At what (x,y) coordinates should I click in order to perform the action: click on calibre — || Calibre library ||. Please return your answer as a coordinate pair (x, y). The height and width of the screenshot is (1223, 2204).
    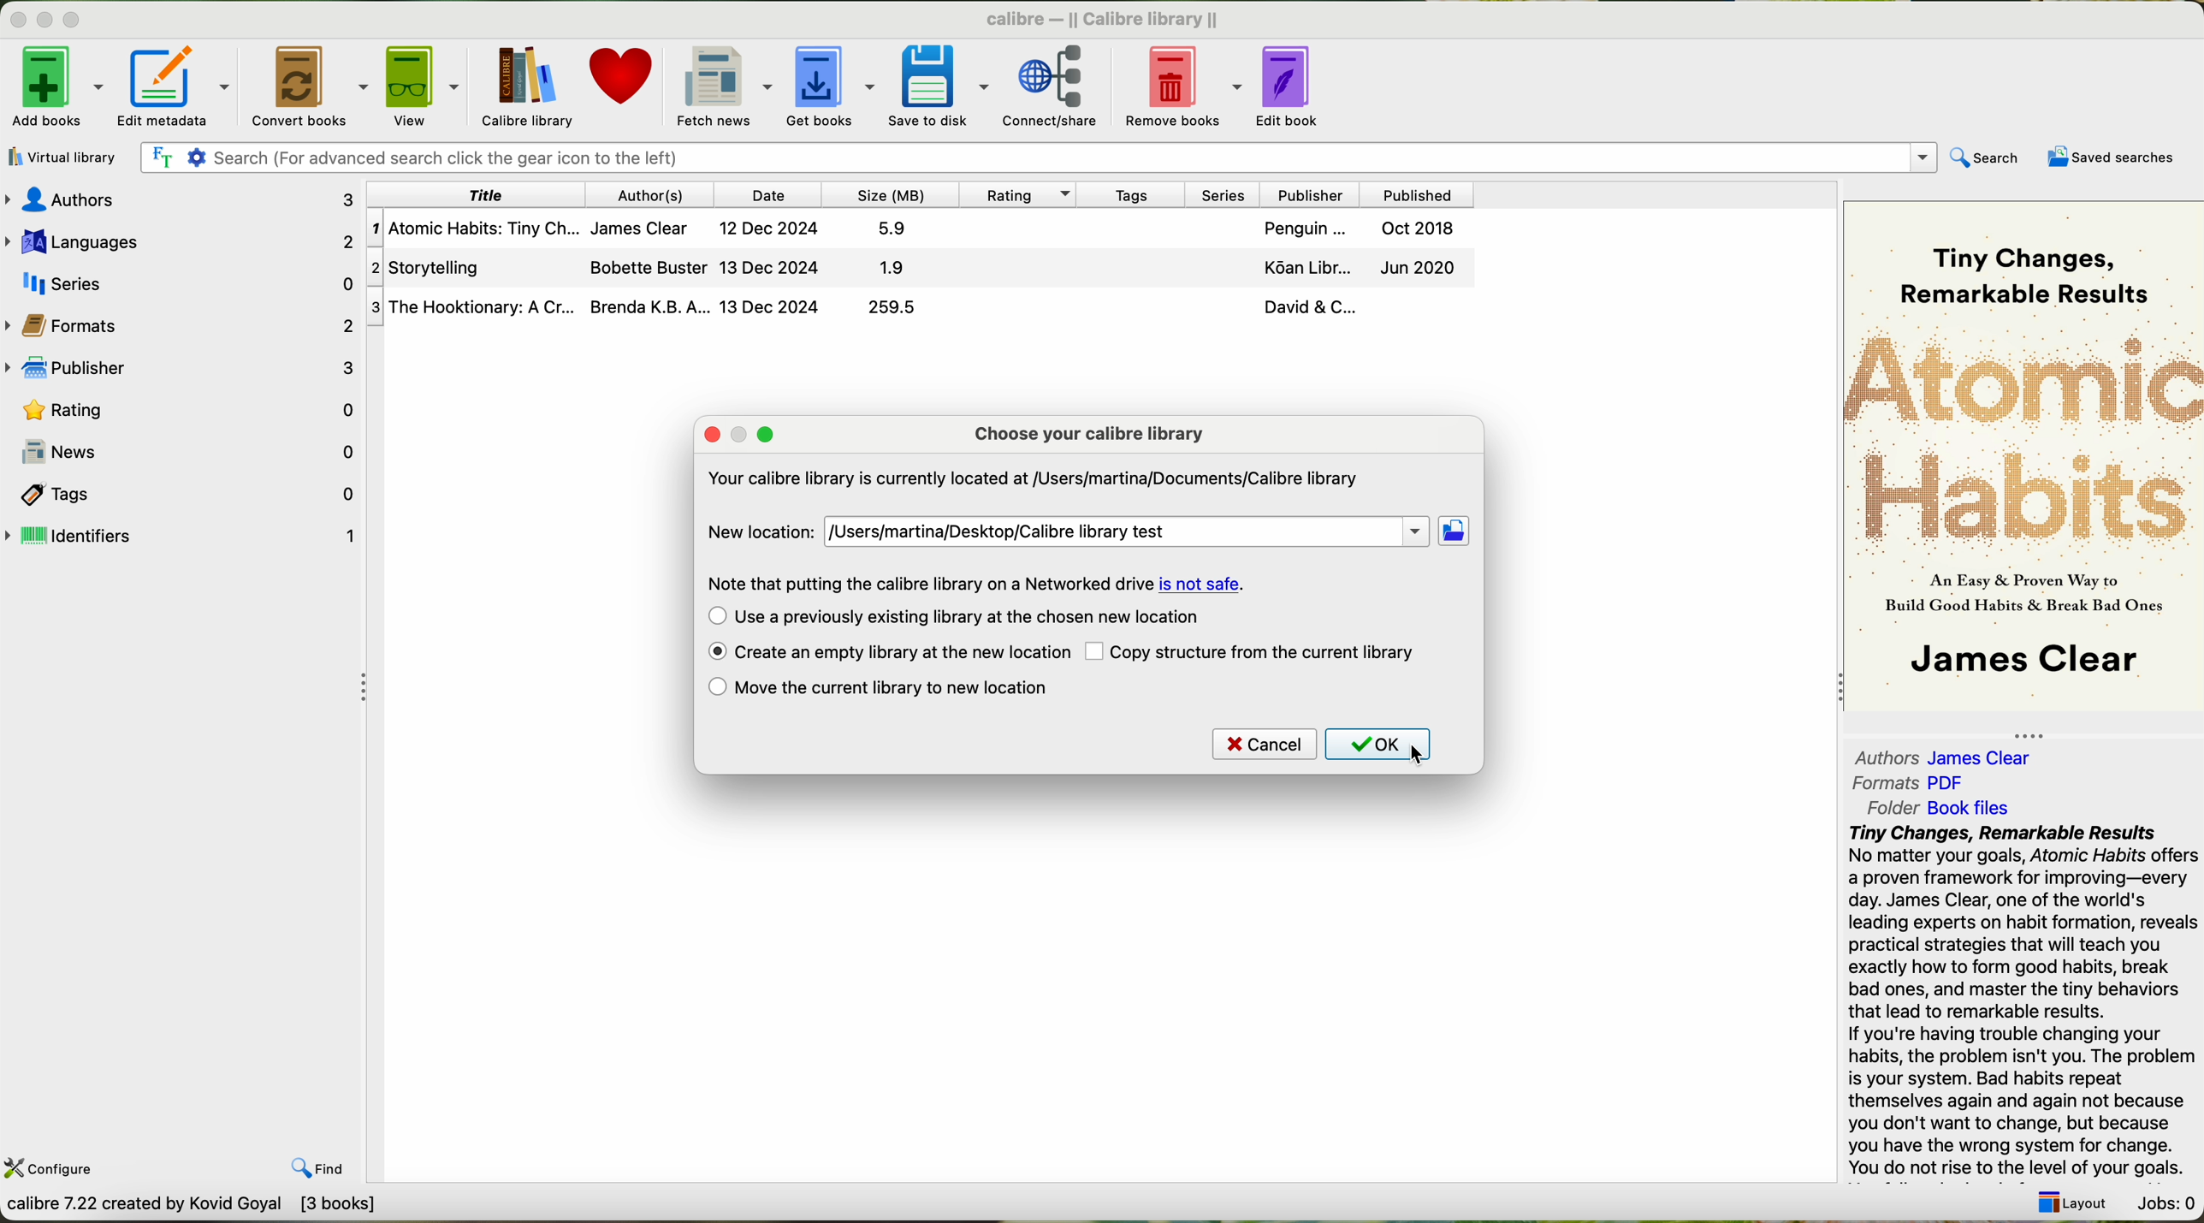
    Looking at the image, I should click on (1107, 18).